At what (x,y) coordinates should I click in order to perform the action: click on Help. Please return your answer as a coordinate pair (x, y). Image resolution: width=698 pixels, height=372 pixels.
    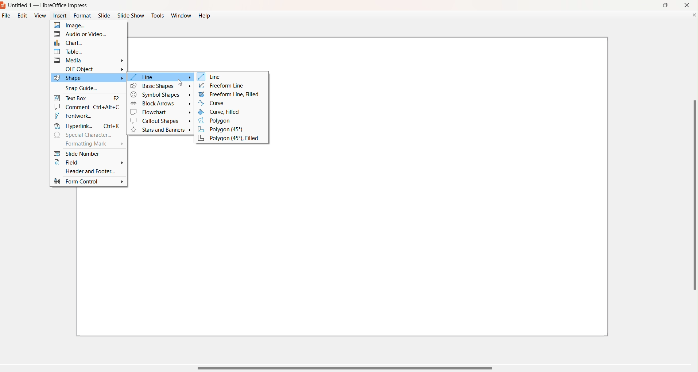
    Looking at the image, I should click on (205, 16).